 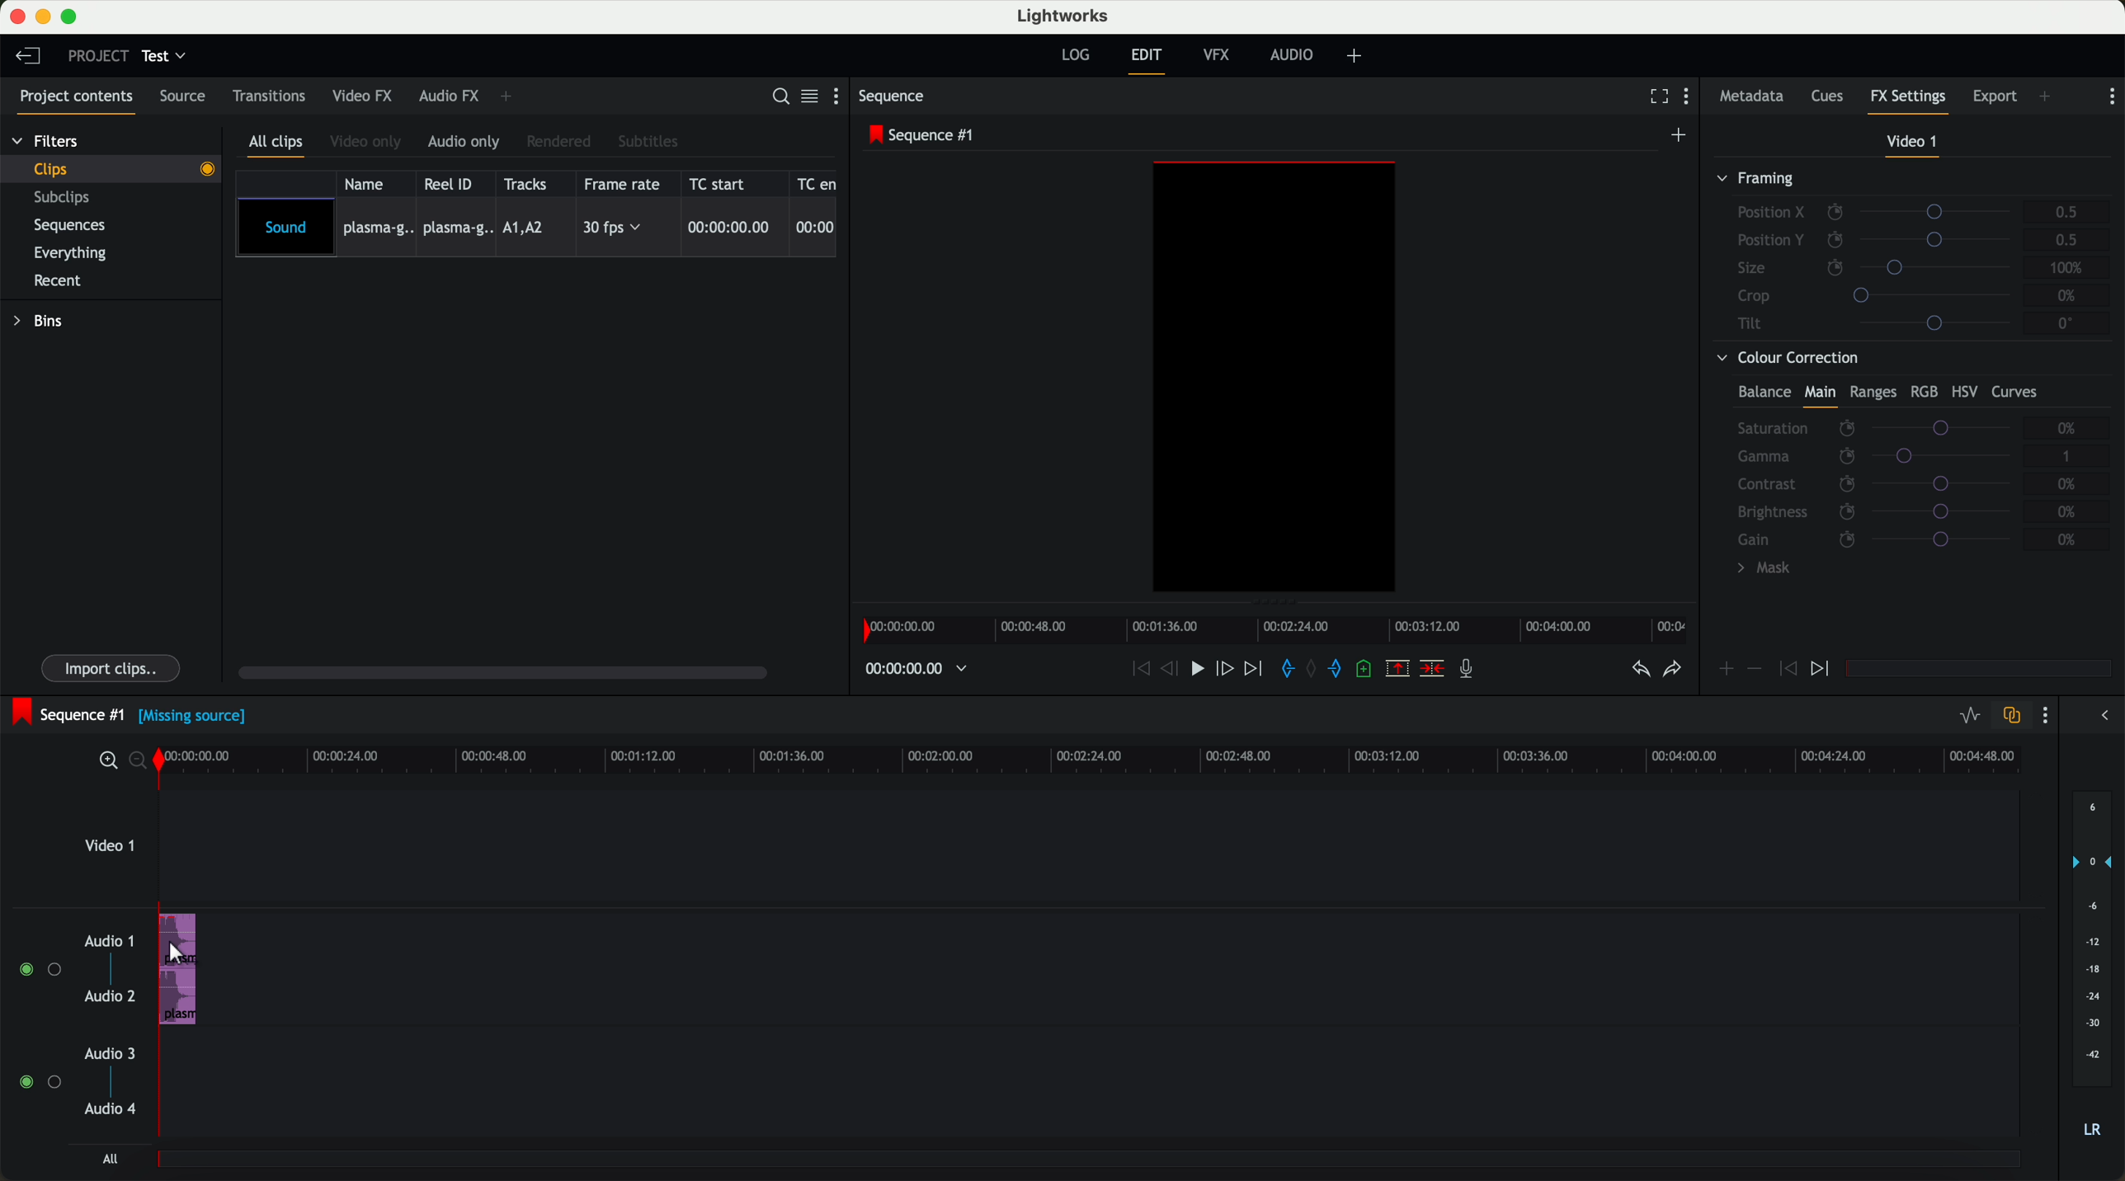 What do you see at coordinates (1066, 16) in the screenshot?
I see `lightworks` at bounding box center [1066, 16].